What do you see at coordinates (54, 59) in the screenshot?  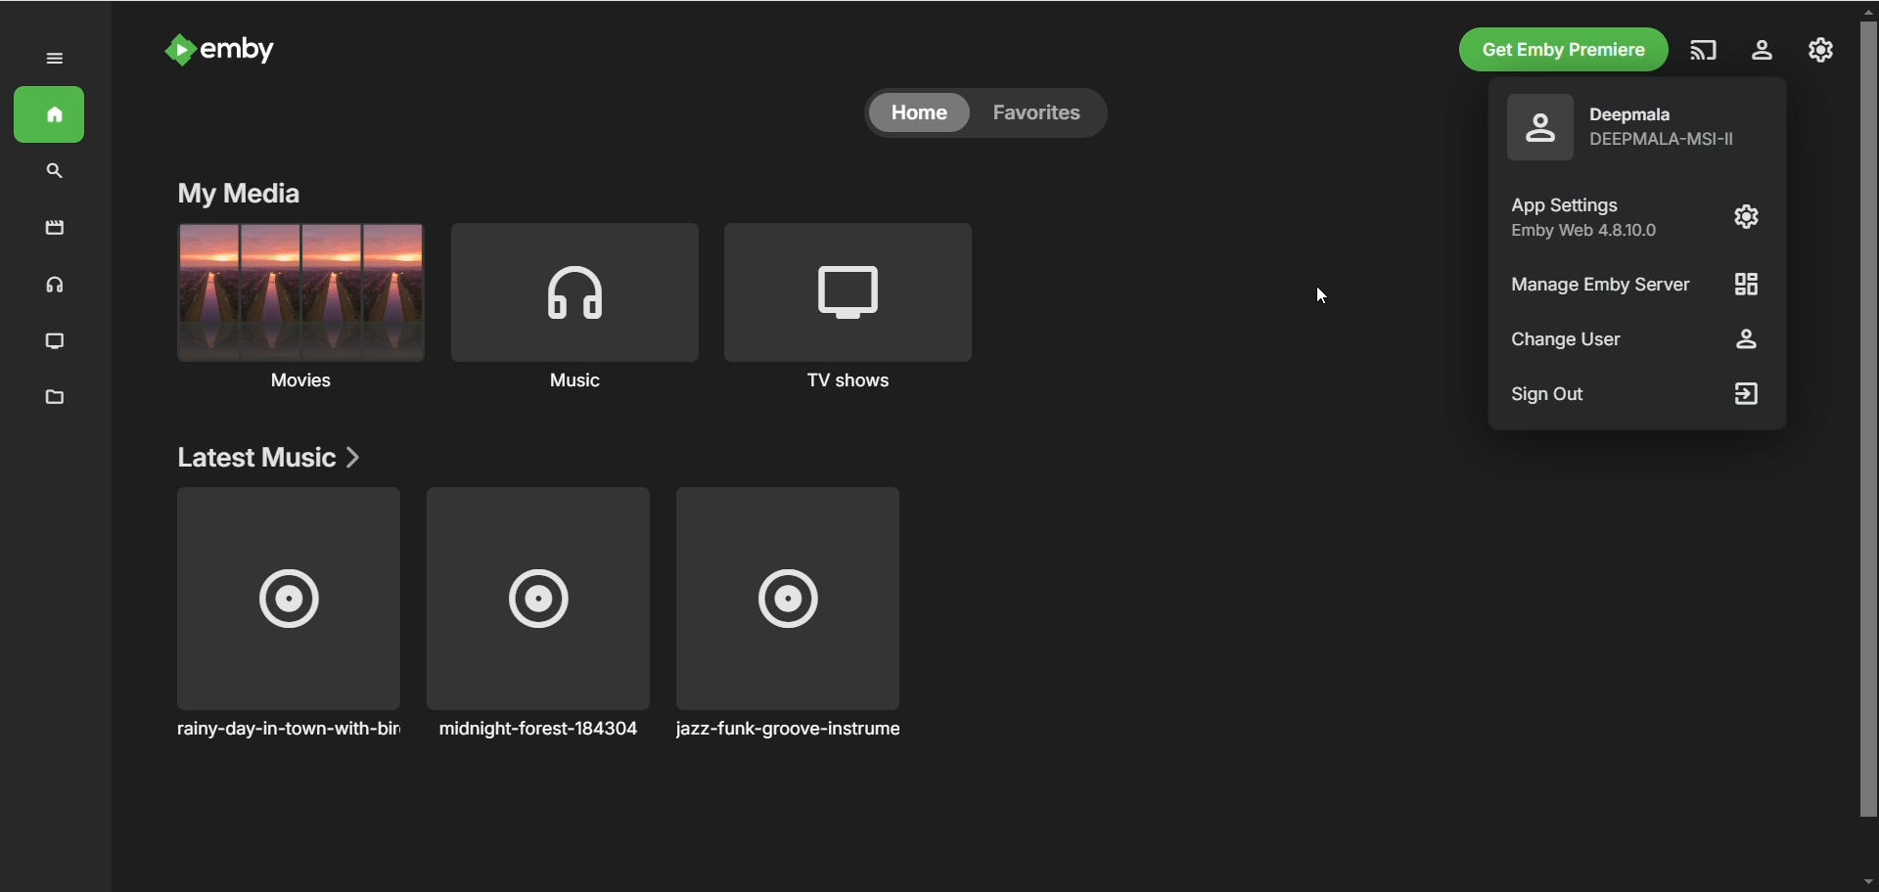 I see `expand` at bounding box center [54, 59].